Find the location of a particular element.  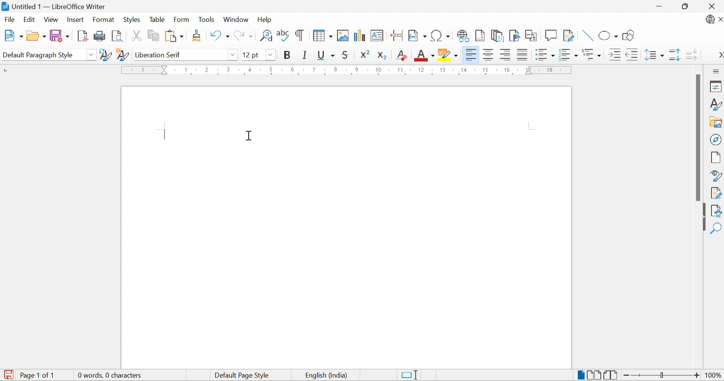

Default Paragraph Style is located at coordinates (38, 55).